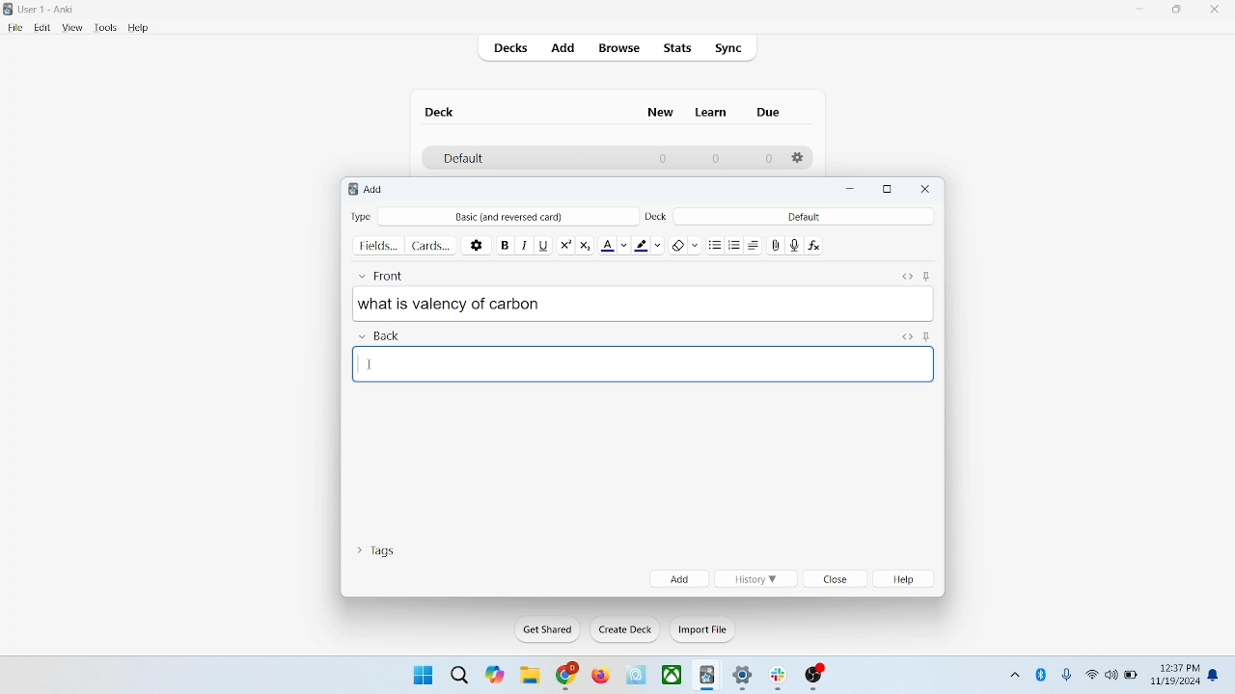 The height and width of the screenshot is (694, 1235). I want to click on unordered list, so click(715, 244).